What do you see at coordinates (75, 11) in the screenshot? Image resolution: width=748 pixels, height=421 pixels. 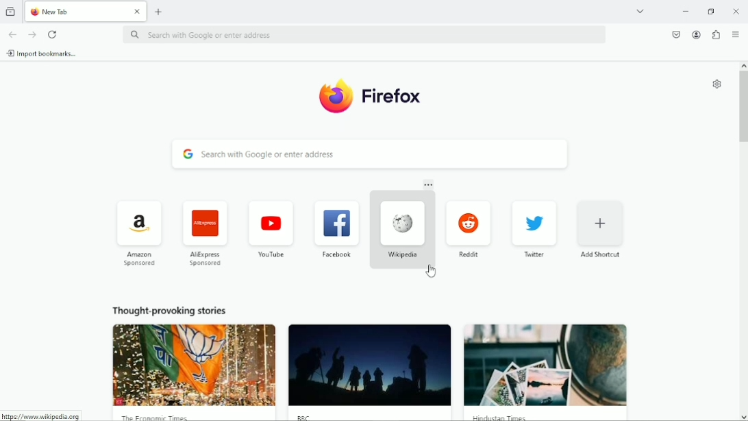 I see `New Tab` at bounding box center [75, 11].